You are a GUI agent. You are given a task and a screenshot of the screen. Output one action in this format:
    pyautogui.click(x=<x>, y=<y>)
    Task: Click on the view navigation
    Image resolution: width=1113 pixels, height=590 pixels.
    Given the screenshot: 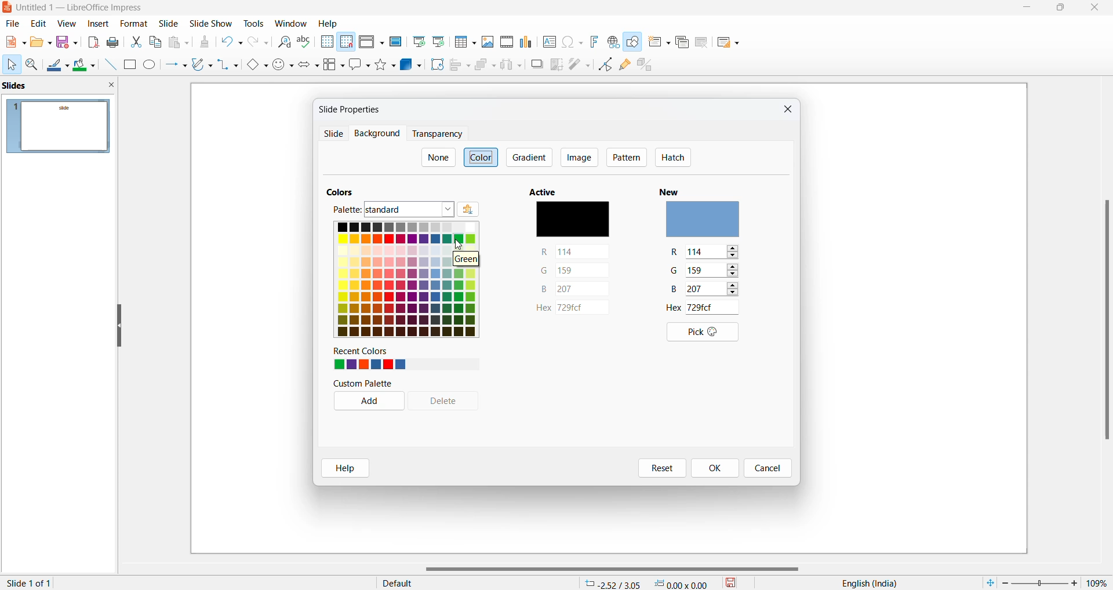 What is the action you would take?
    pyautogui.click(x=67, y=23)
    